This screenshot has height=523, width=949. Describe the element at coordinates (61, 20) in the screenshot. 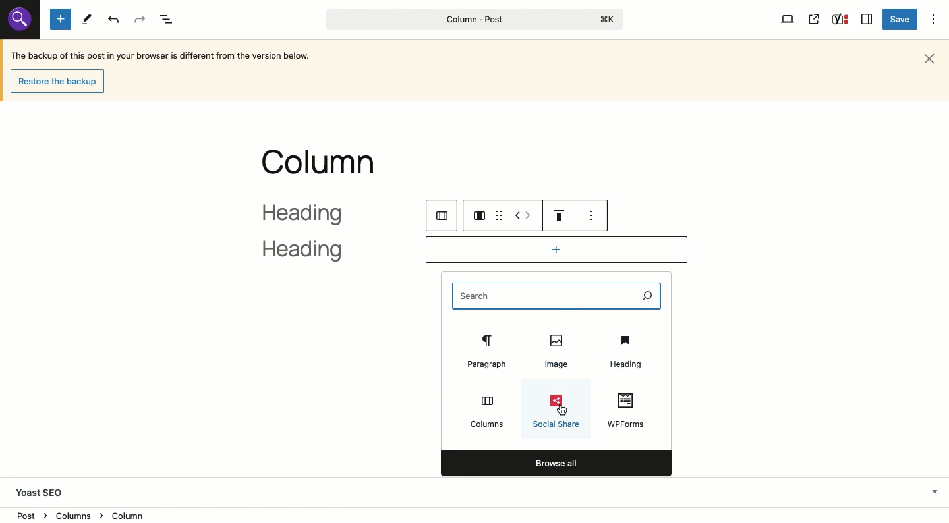

I see `Add new block` at that location.